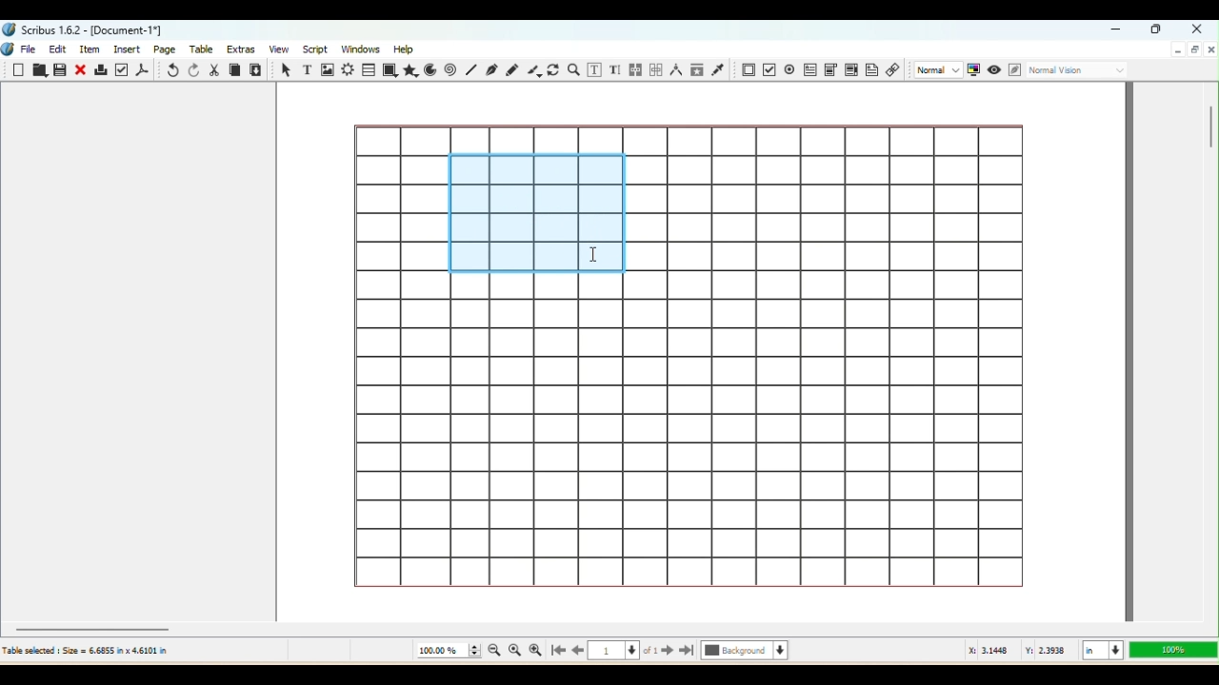  I want to click on : 1.8413 Y: 1.5099, so click(1019, 652).